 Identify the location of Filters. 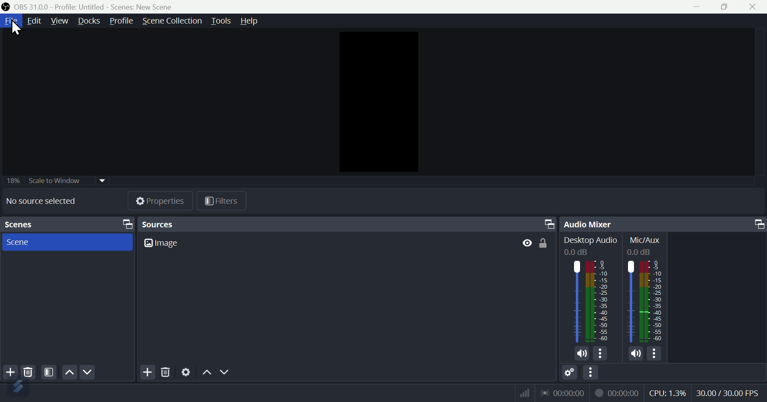
(221, 200).